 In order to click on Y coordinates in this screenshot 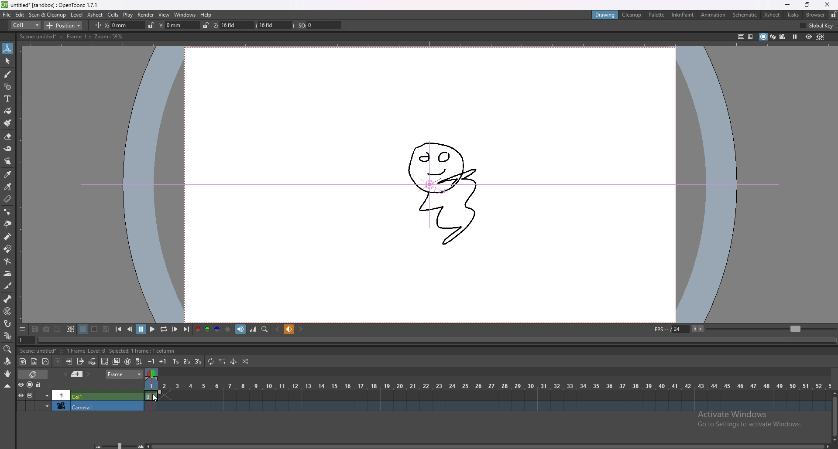, I will do `click(173, 25)`.